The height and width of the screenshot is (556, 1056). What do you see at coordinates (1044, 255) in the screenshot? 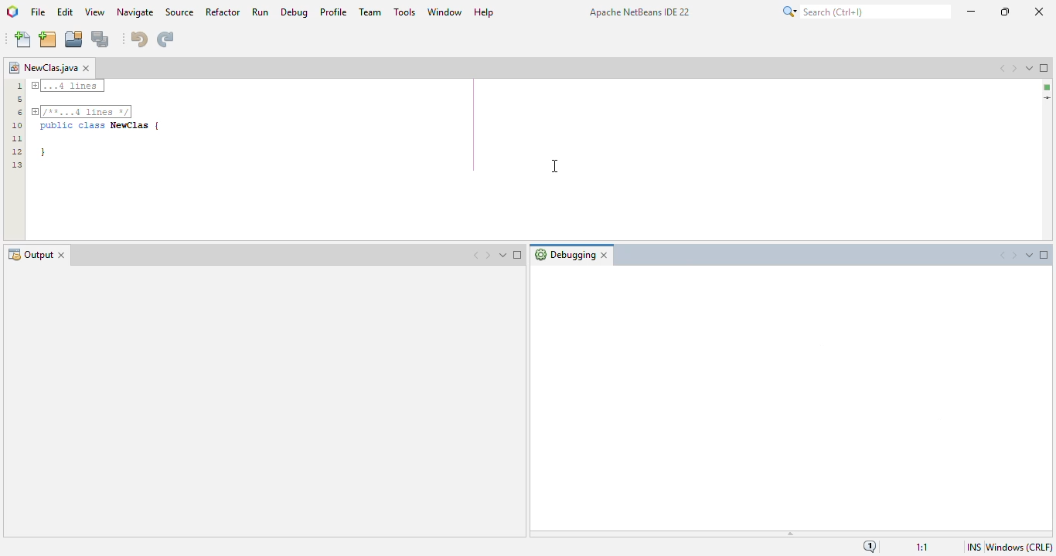
I see `Maximize` at bounding box center [1044, 255].